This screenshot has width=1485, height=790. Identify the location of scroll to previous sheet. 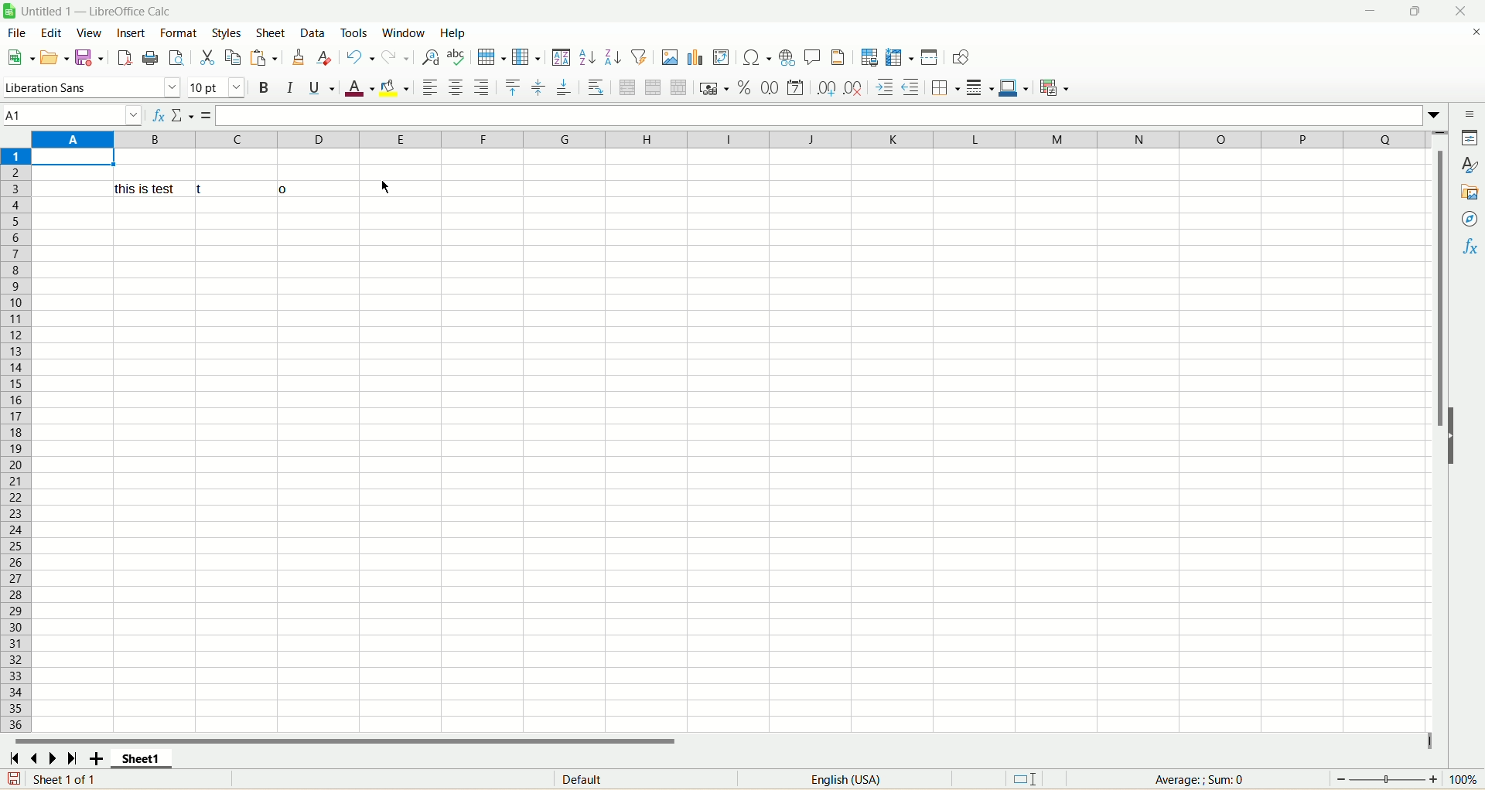
(39, 756).